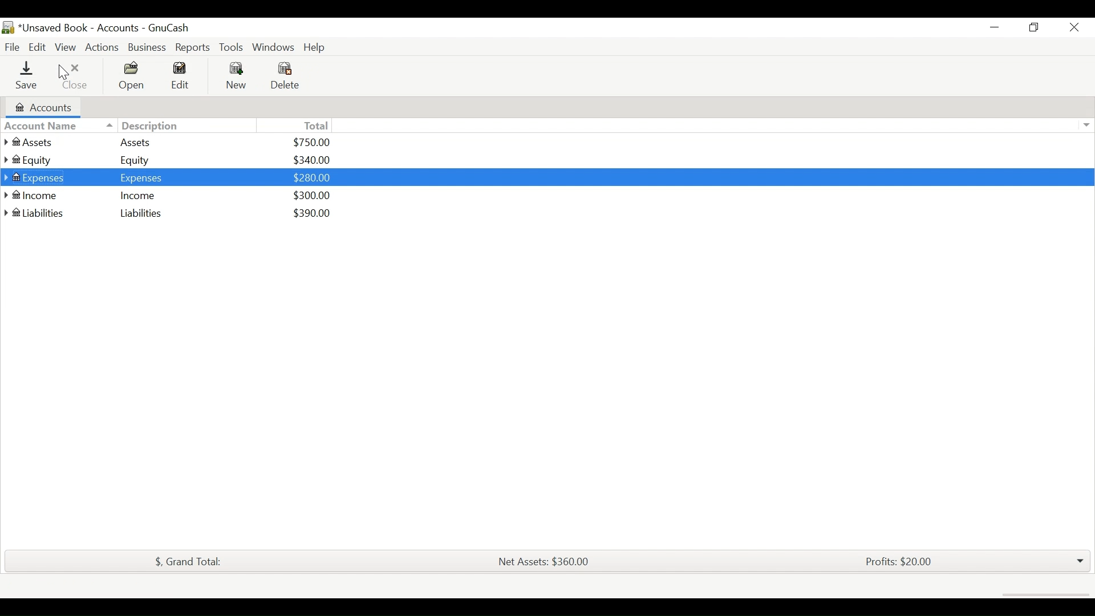 This screenshot has height=616, width=1095. Describe the element at coordinates (193, 47) in the screenshot. I see `Reports` at that location.